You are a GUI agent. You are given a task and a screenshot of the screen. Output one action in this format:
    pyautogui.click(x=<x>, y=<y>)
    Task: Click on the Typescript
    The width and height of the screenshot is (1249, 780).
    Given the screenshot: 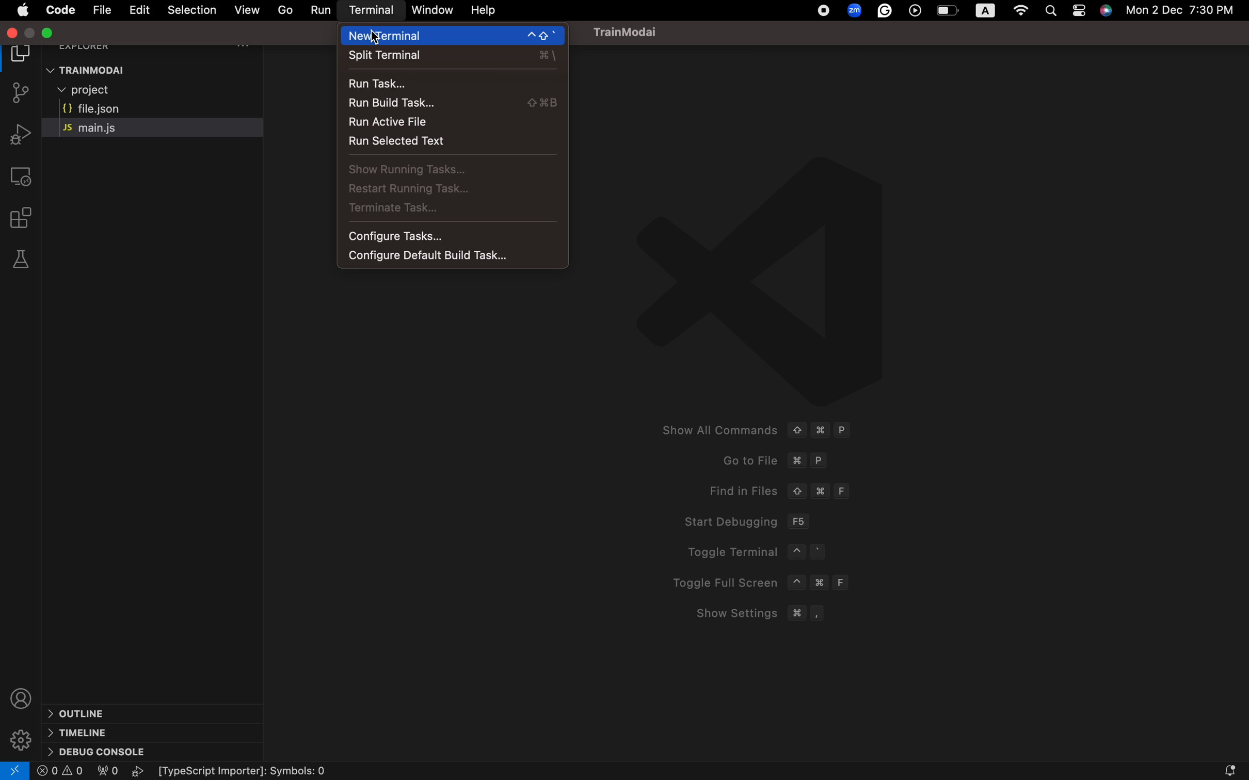 What is the action you would take?
    pyautogui.click(x=251, y=772)
    